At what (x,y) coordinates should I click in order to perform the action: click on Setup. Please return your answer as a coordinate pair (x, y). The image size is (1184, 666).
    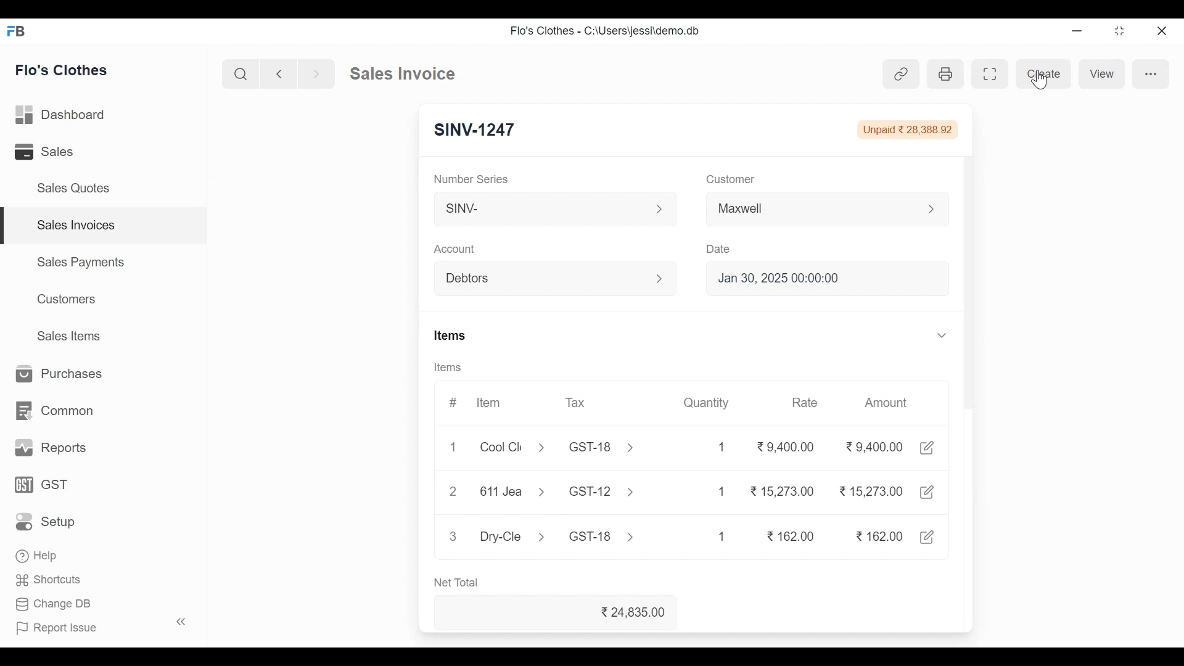
    Looking at the image, I should click on (49, 521).